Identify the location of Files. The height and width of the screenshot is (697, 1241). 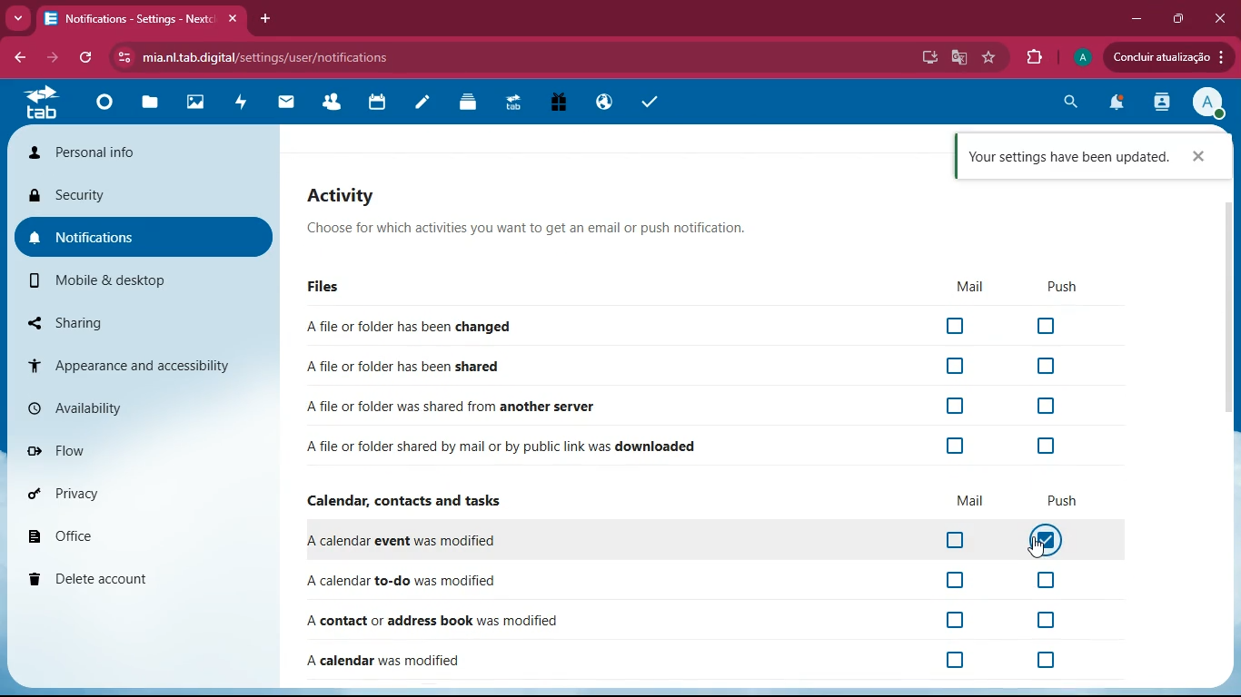
(321, 288).